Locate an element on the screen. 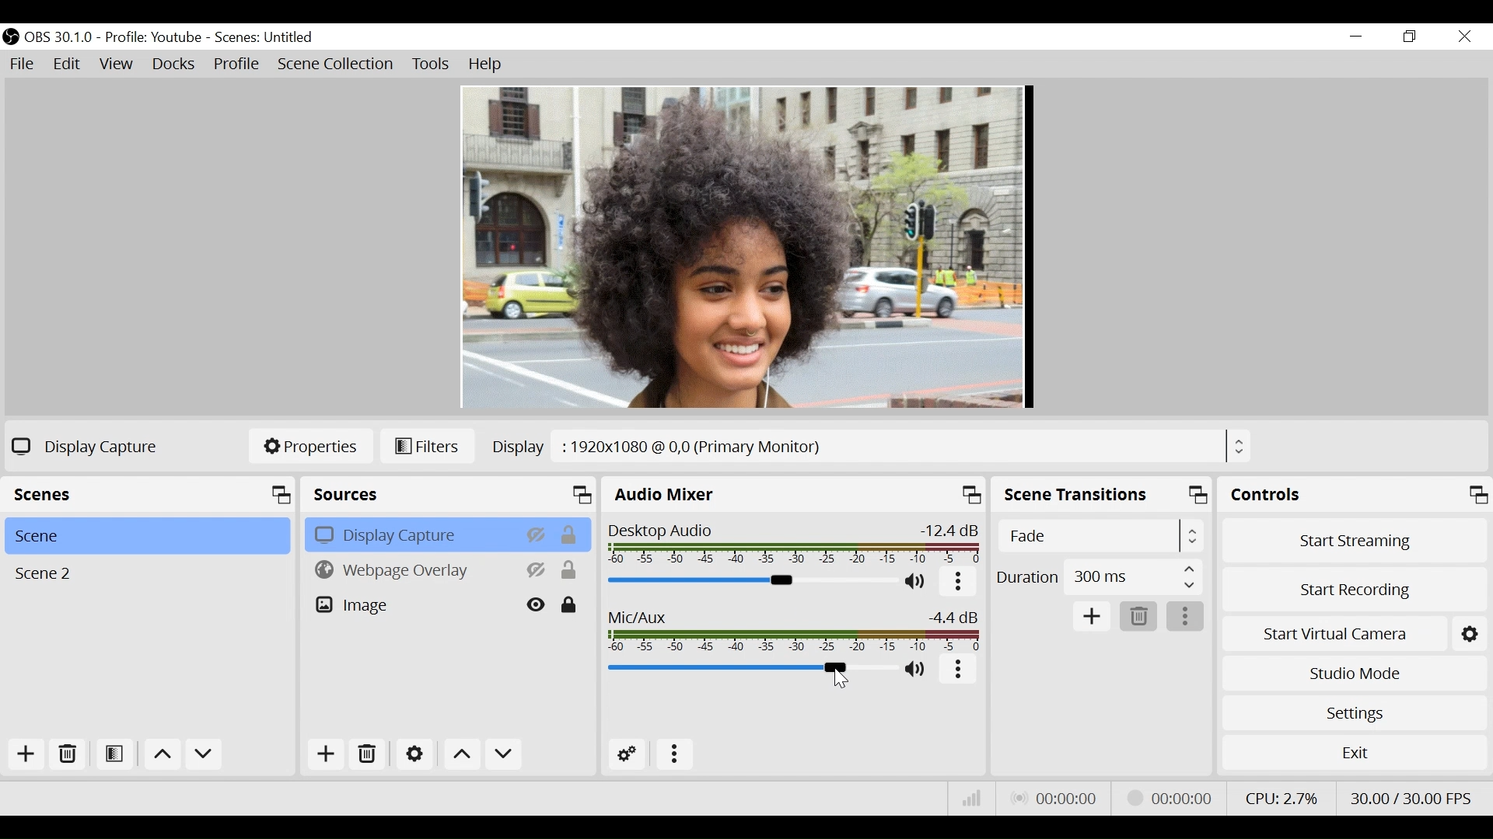 Image resolution: width=1493 pixels, height=839 pixels. Bitrate is located at coordinates (973, 797).